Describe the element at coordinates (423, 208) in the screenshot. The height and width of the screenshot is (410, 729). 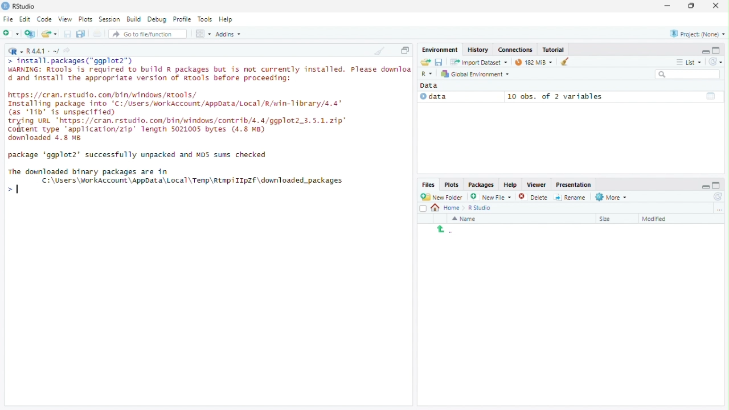
I see `Select all` at that location.